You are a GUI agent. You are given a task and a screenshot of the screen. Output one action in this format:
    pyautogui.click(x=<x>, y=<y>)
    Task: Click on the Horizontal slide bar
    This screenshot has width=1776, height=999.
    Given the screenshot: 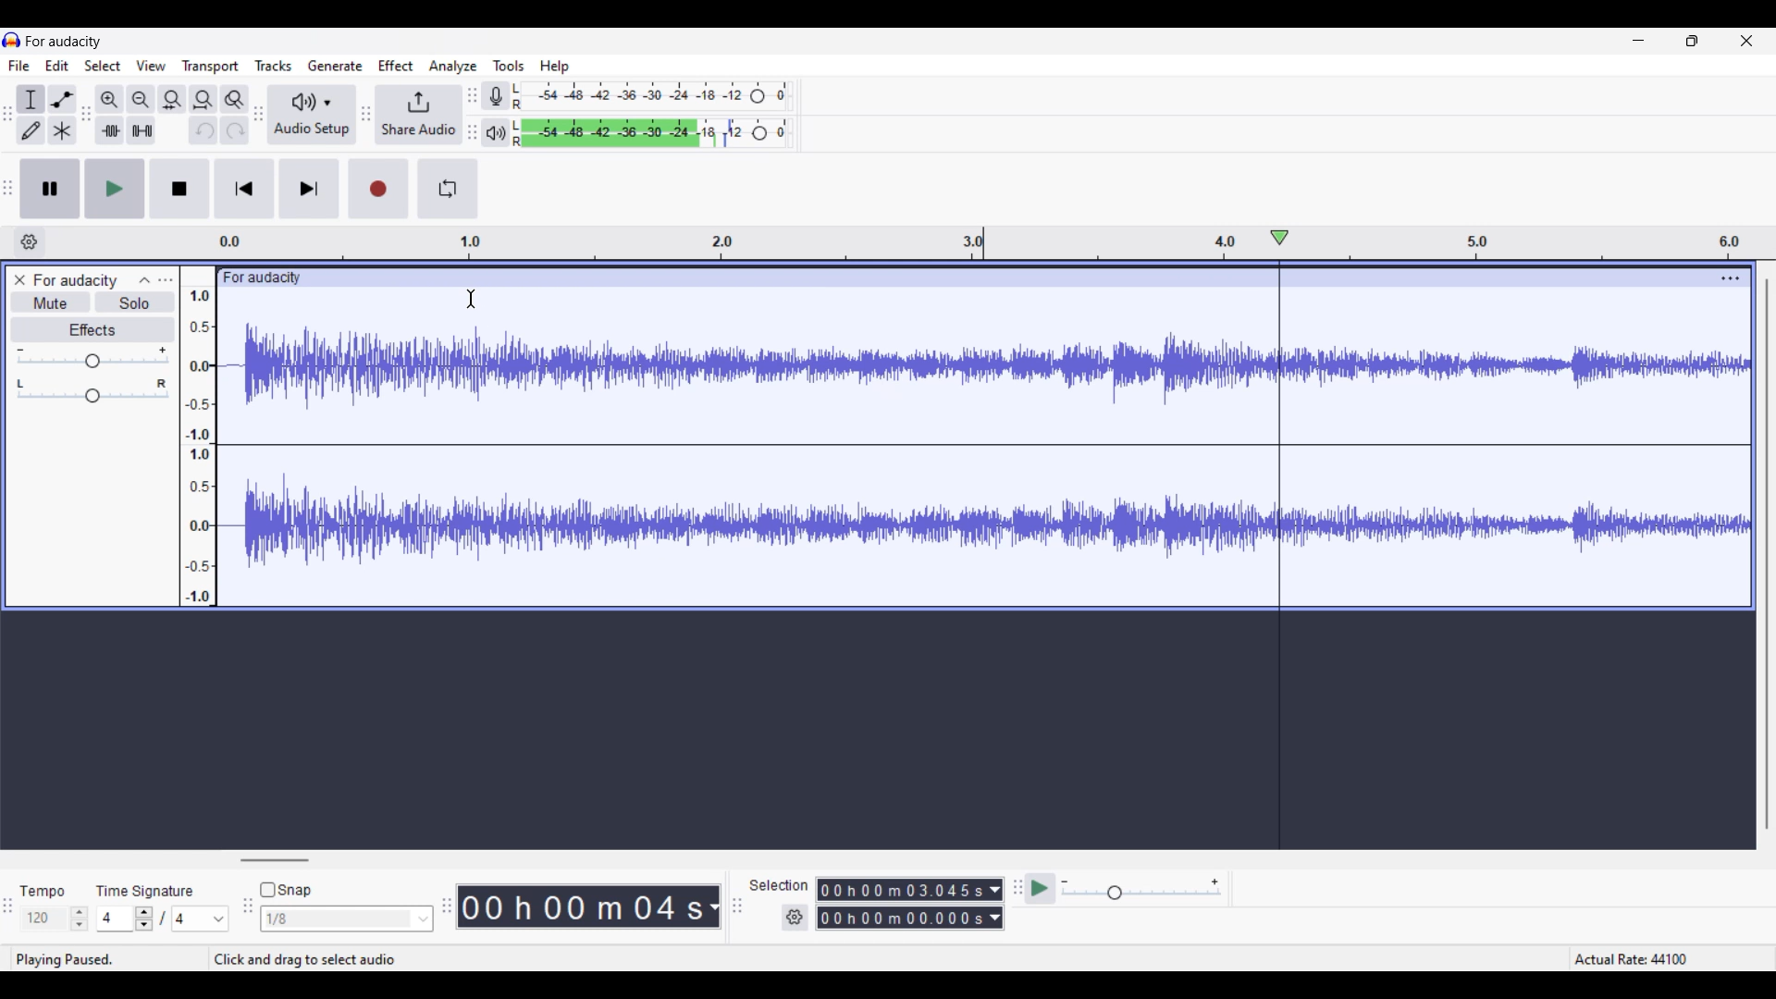 What is the action you would take?
    pyautogui.click(x=274, y=860)
    